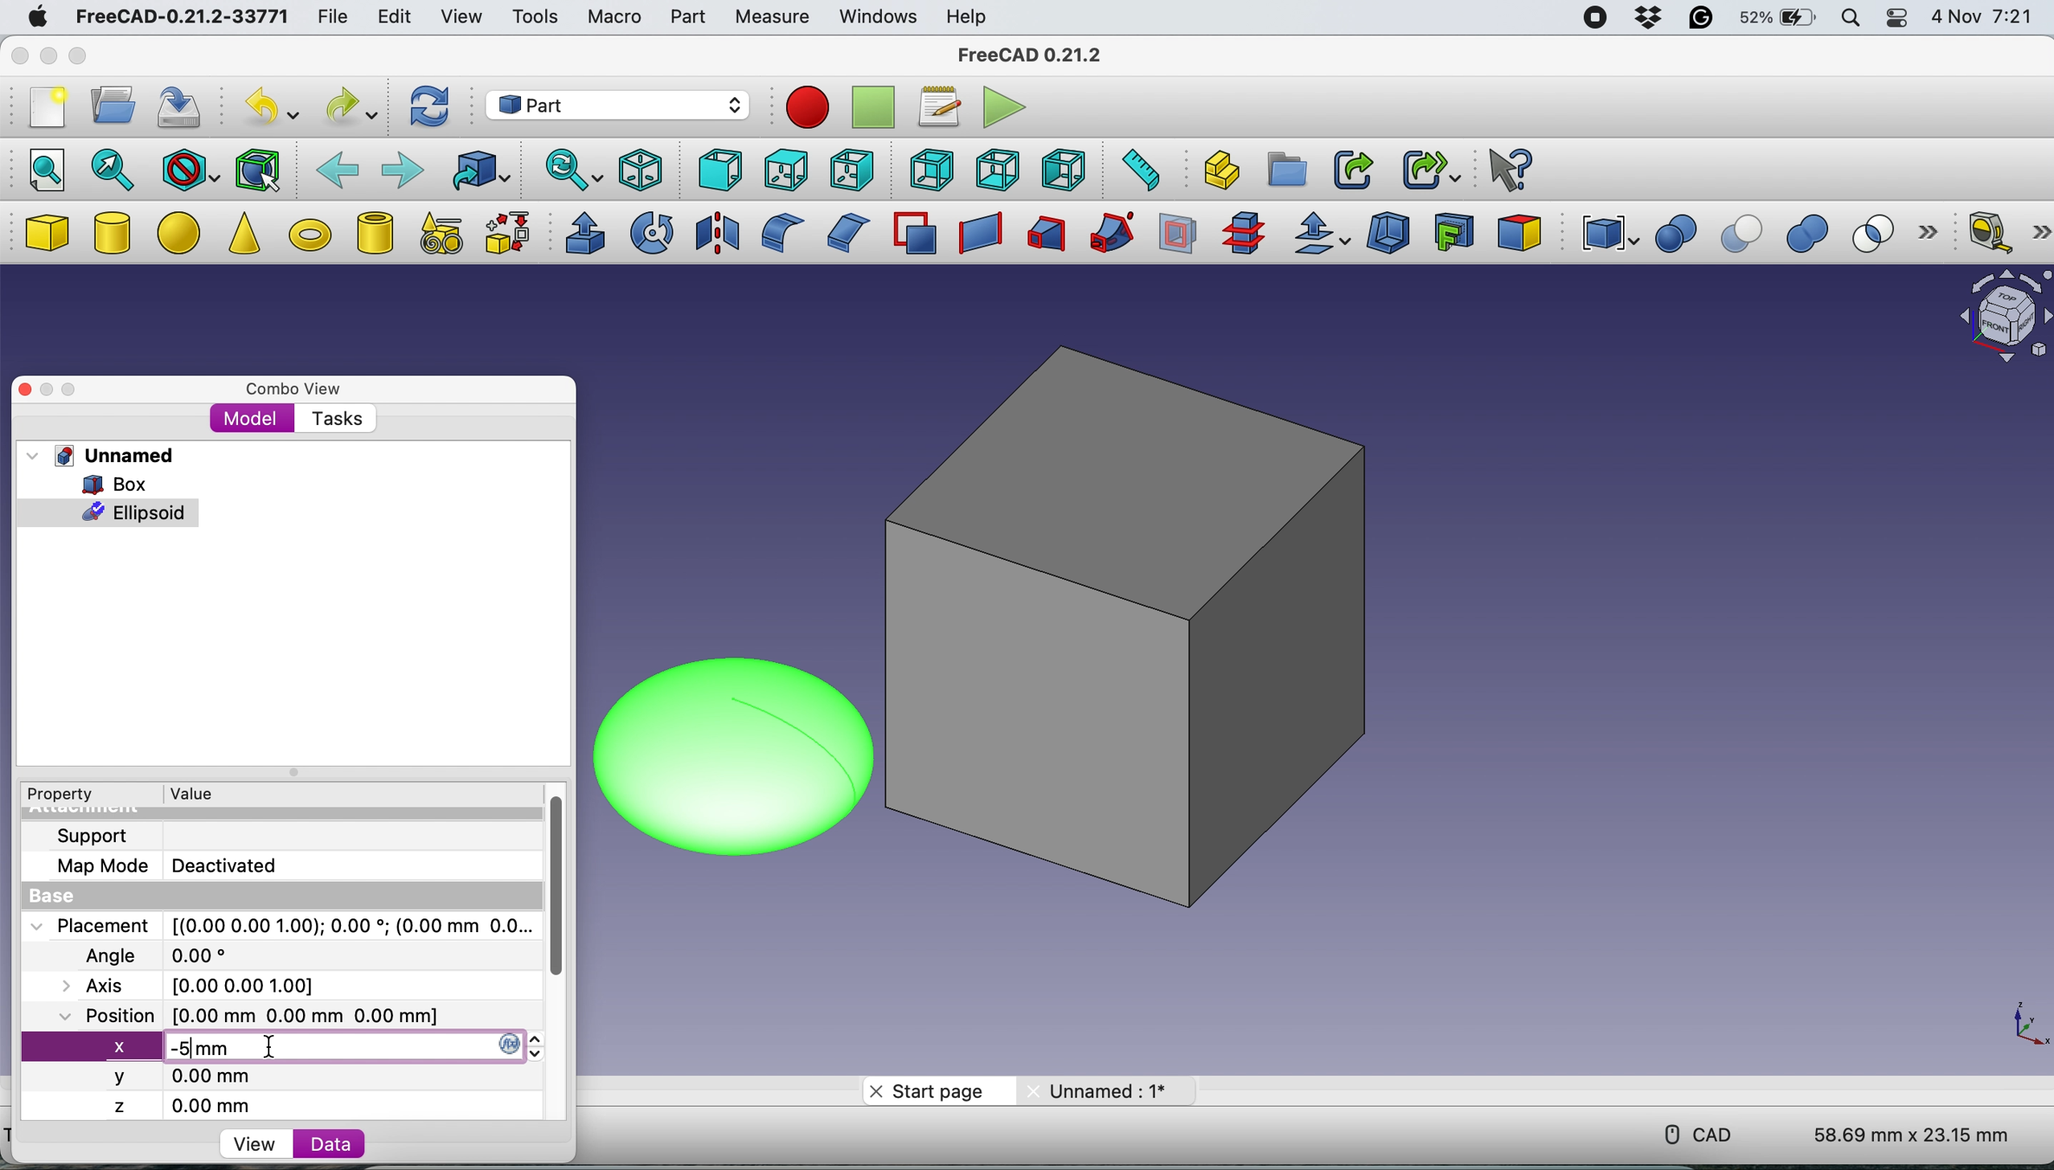 This screenshot has height=1170, width=2054. Describe the element at coordinates (687, 20) in the screenshot. I see `part` at that location.